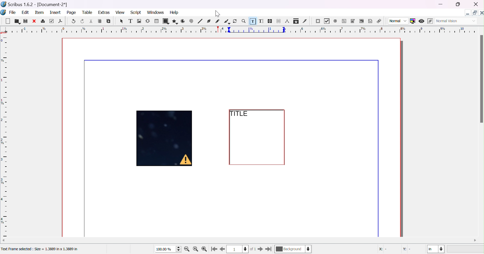  Describe the element at coordinates (100, 21) in the screenshot. I see `copy` at that location.